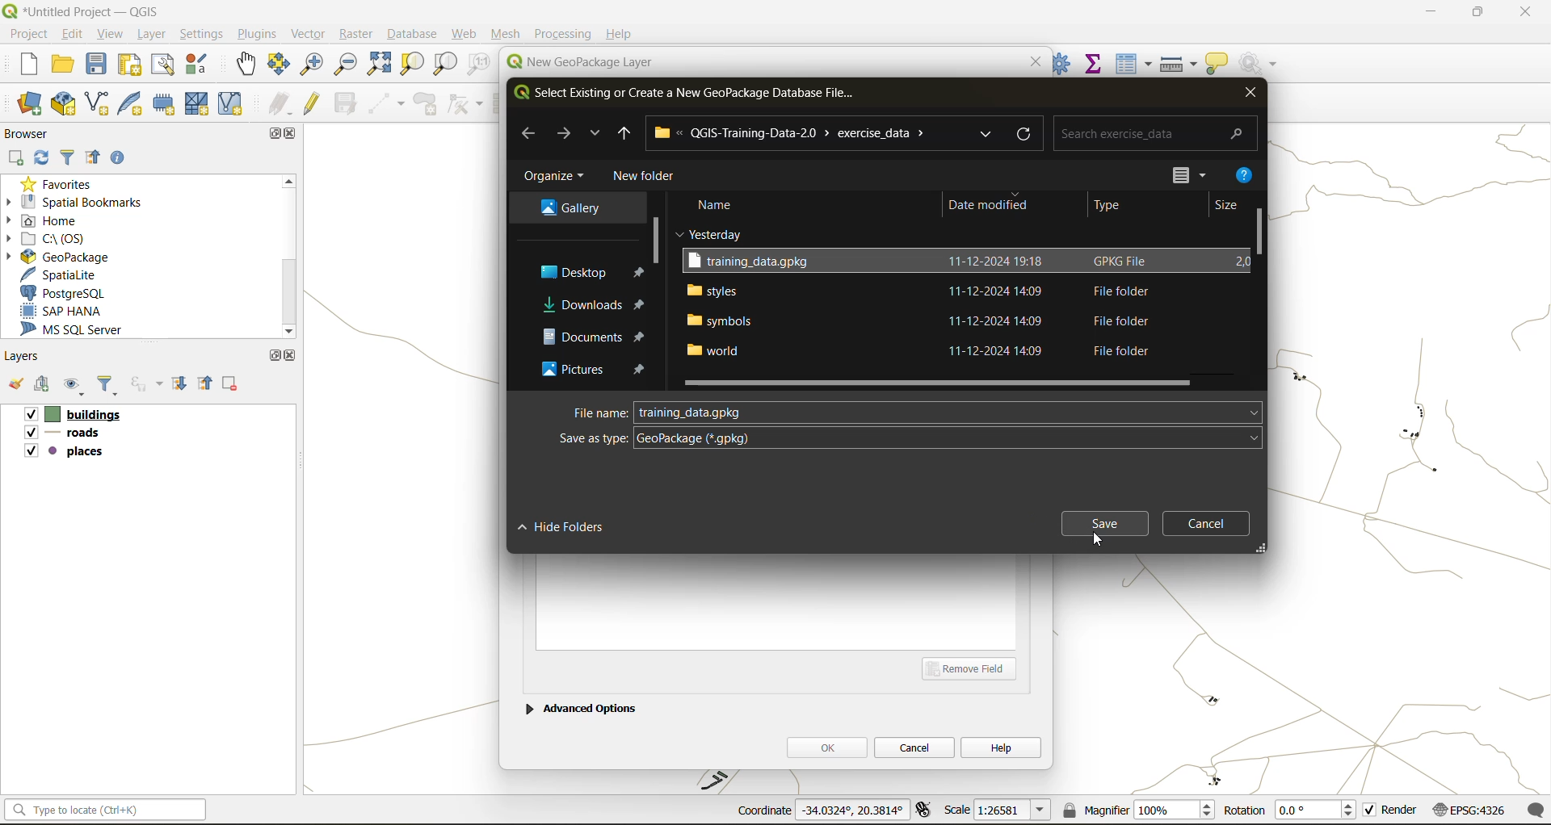 The image size is (1551, 825). What do you see at coordinates (576, 62) in the screenshot?
I see `New GeoPackage Layer` at bounding box center [576, 62].